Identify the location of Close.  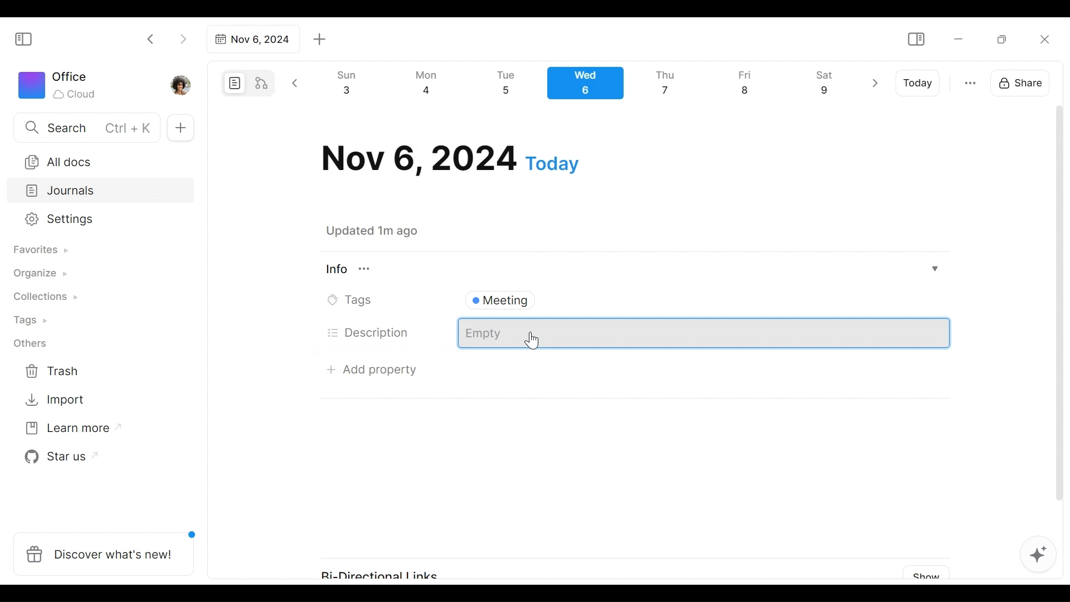
(1044, 39).